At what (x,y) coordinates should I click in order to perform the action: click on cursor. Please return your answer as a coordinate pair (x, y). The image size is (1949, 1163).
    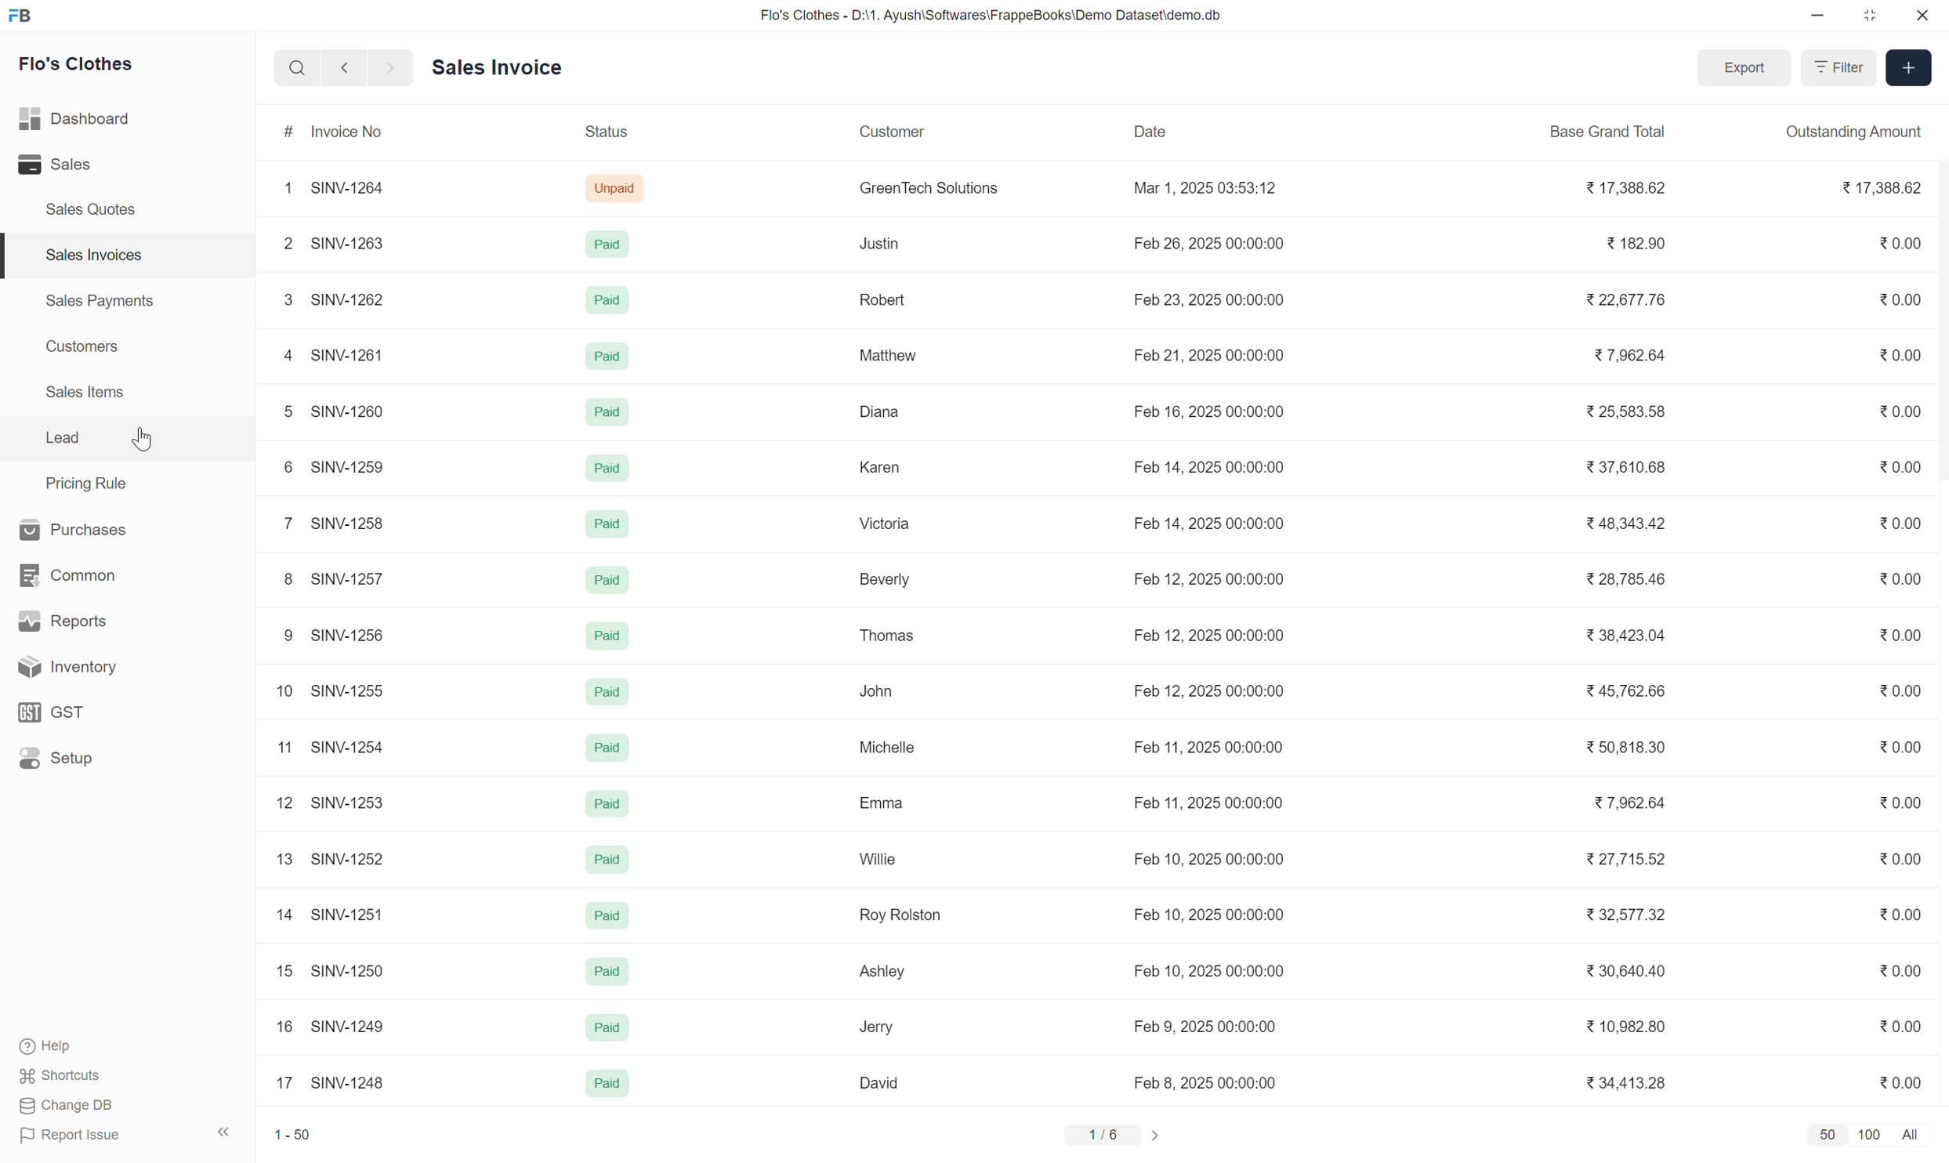
    Looking at the image, I should click on (147, 440).